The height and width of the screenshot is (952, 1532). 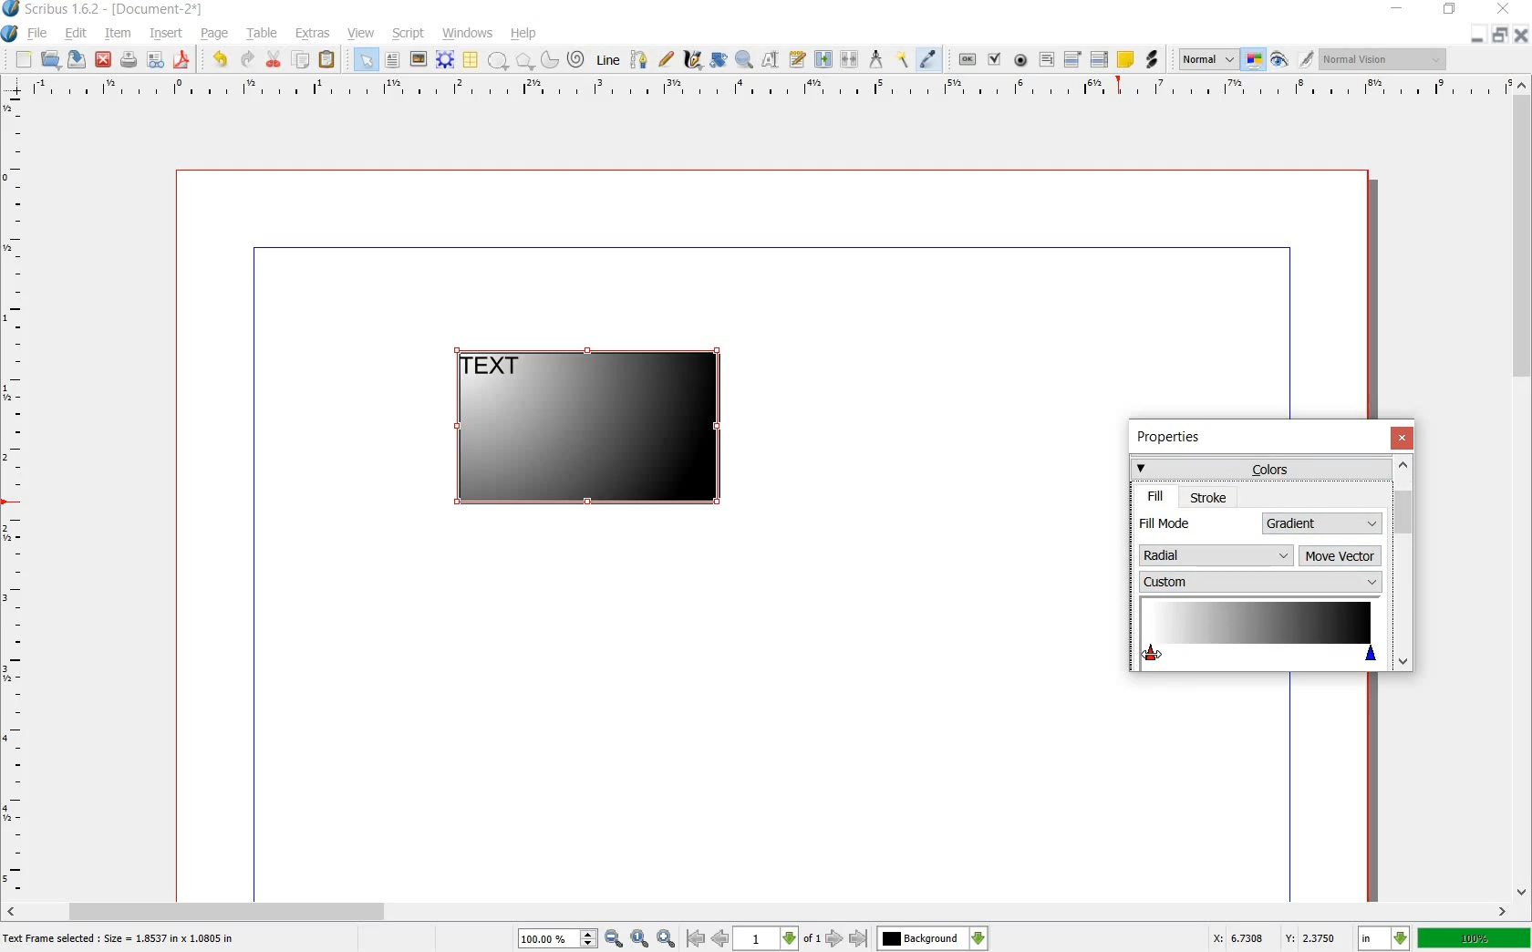 I want to click on link annotation, so click(x=1151, y=60).